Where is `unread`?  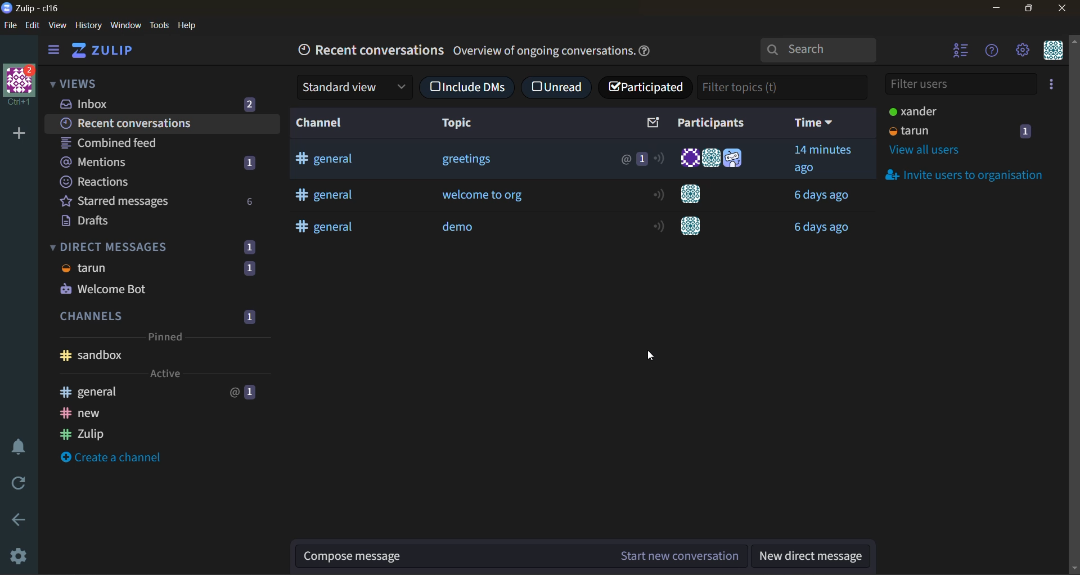
unread is located at coordinates (560, 88).